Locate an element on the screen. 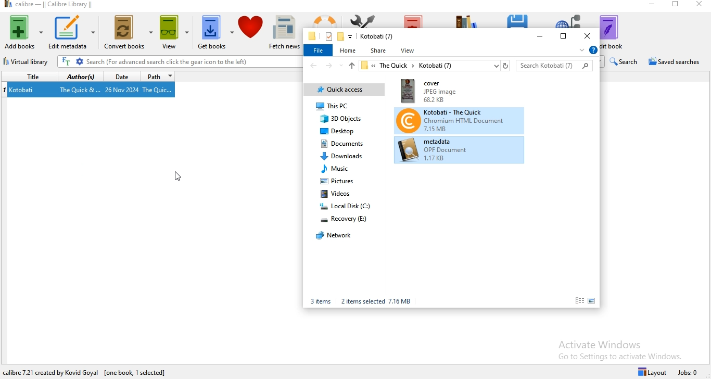  downloads is located at coordinates (343, 157).